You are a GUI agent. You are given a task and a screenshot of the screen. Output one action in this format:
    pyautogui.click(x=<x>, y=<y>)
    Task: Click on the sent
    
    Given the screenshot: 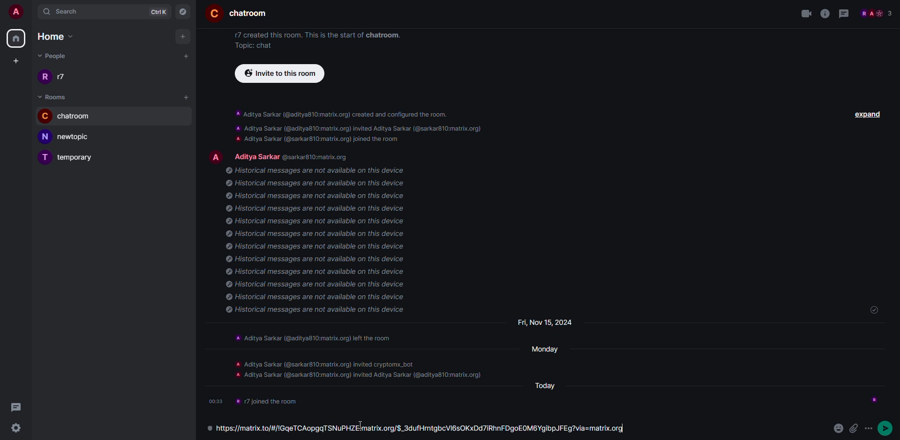 What is the action you would take?
    pyautogui.click(x=872, y=310)
    